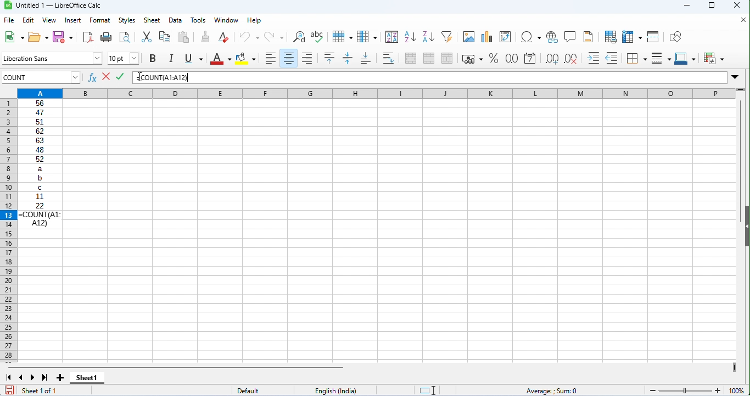 The height and width of the screenshot is (396, 750). Describe the element at coordinates (531, 37) in the screenshot. I see `insert special characters` at that location.